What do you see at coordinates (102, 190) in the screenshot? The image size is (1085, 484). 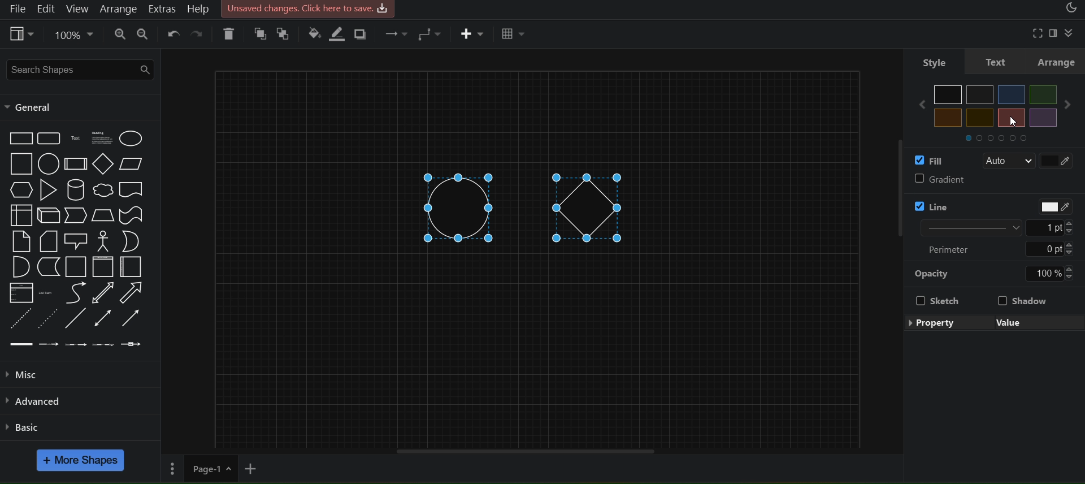 I see `Cloud` at bounding box center [102, 190].